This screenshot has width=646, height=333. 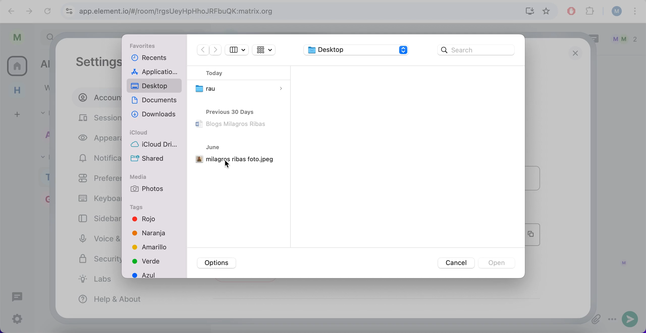 I want to click on today, so click(x=231, y=73).